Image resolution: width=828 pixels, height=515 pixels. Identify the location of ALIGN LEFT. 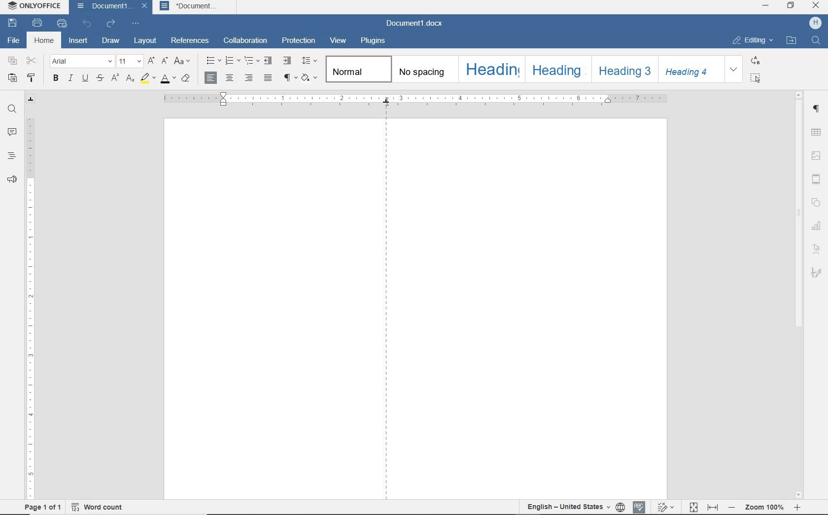
(211, 78).